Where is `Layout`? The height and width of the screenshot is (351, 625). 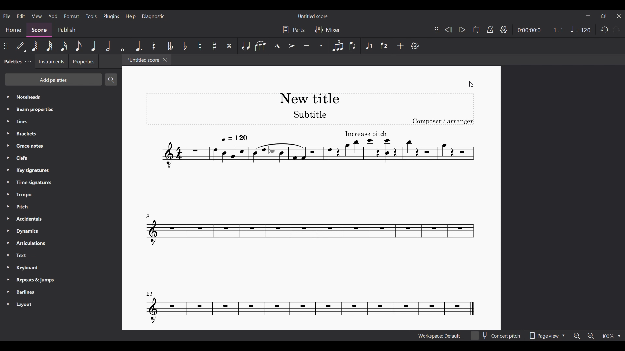
Layout is located at coordinates (61, 305).